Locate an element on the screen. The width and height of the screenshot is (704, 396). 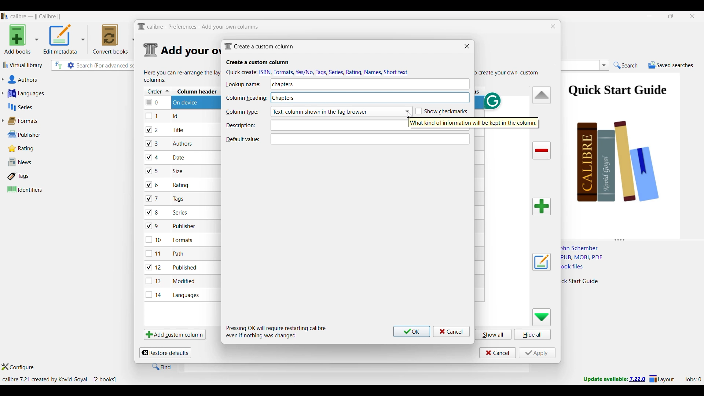
checkbox - 2 is located at coordinates (153, 129).